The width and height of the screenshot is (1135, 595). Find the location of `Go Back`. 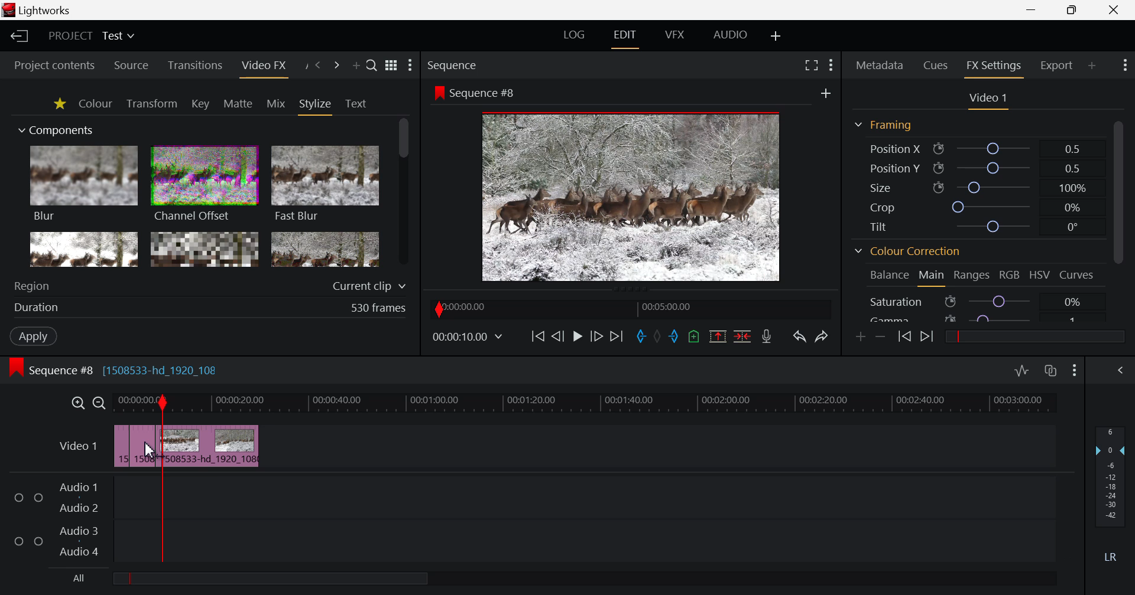

Go Back is located at coordinates (557, 335).